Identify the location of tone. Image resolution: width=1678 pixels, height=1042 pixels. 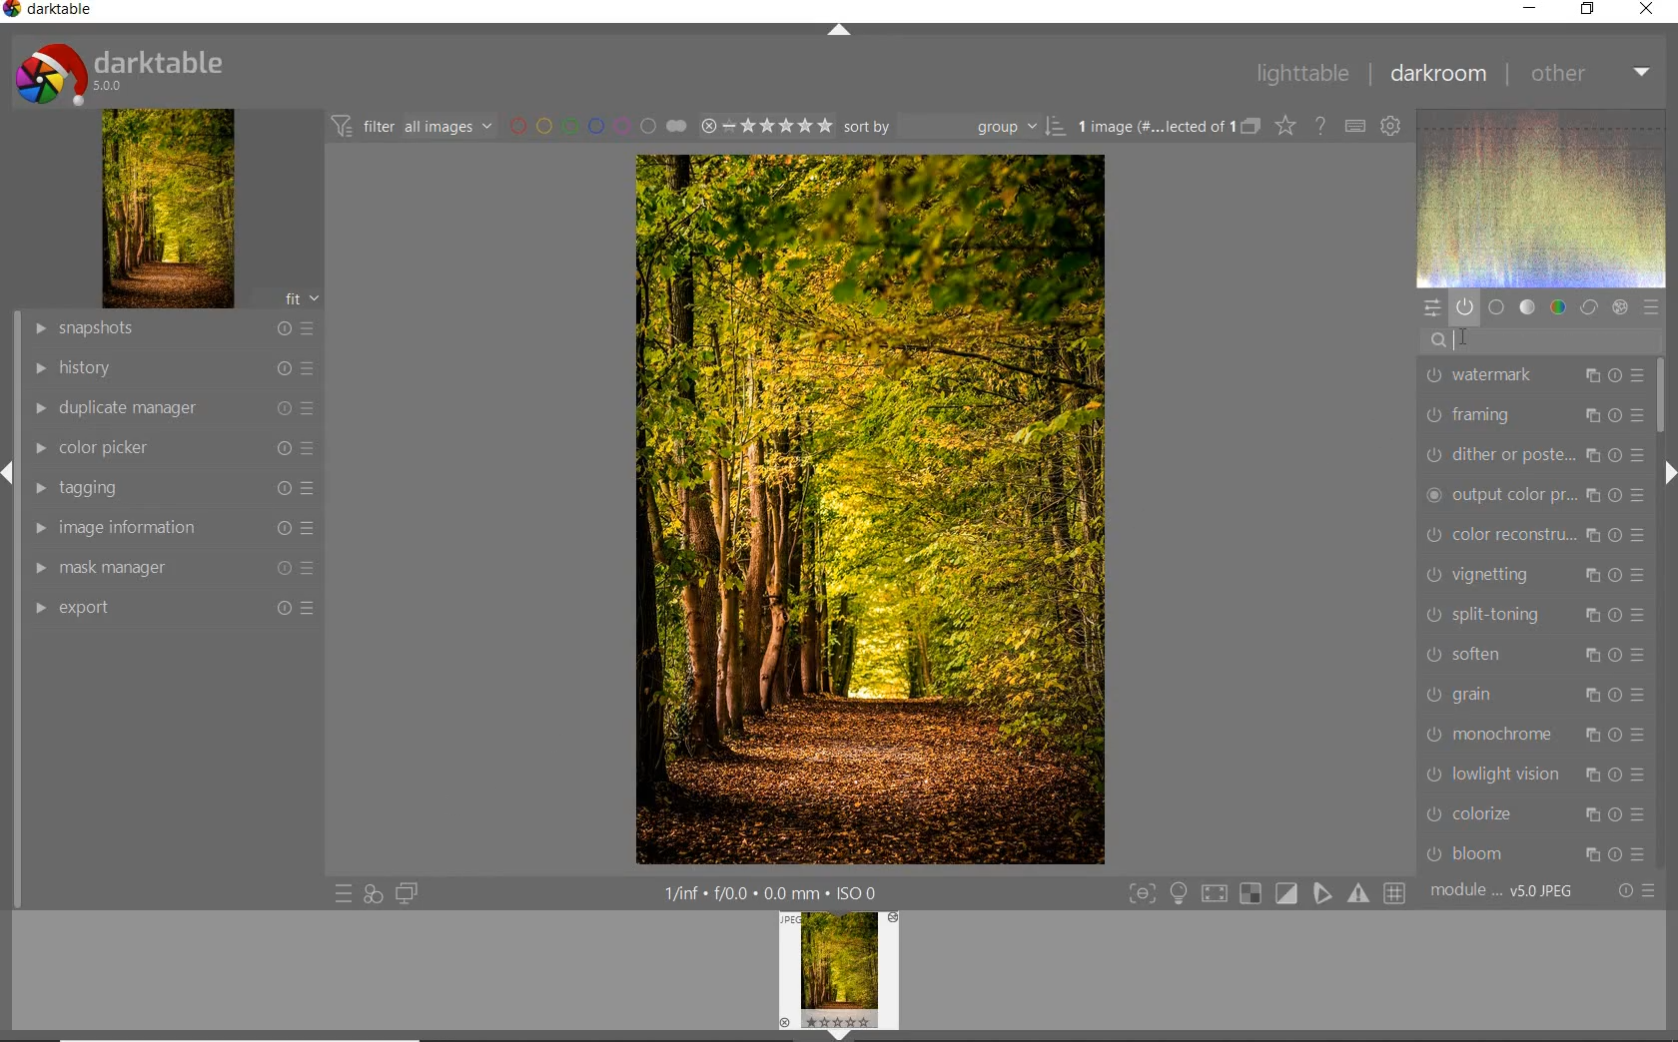
(1526, 308).